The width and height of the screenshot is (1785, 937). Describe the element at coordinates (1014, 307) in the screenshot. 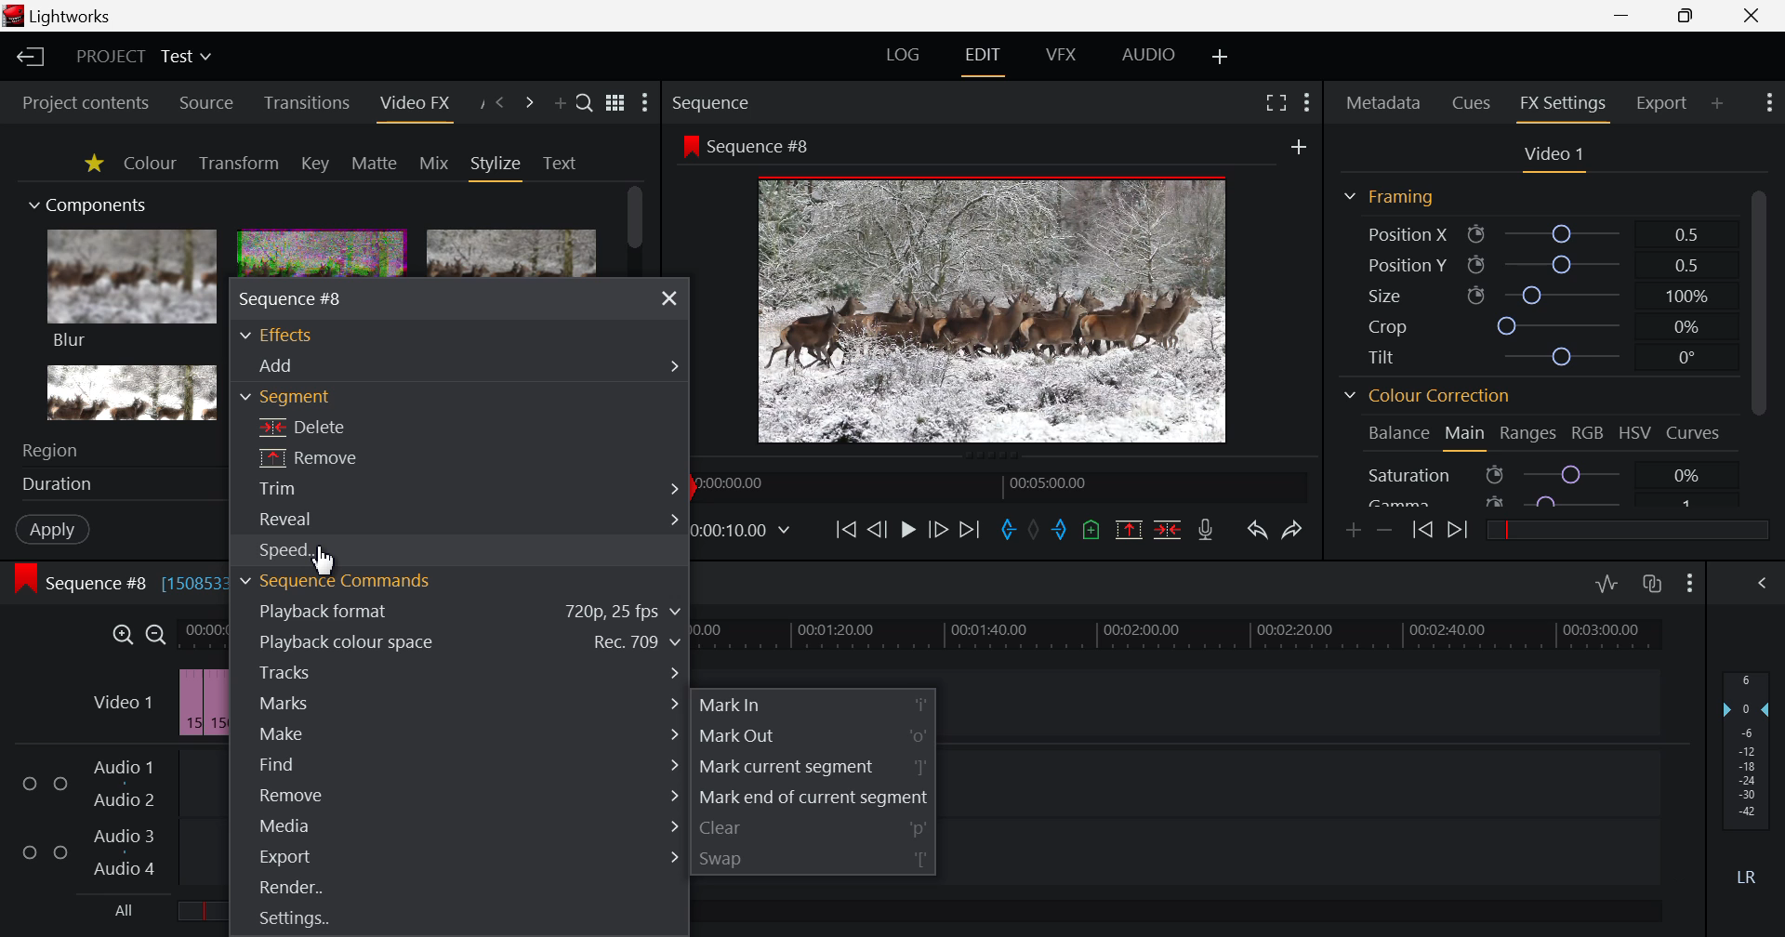

I see `Preview at Stop` at that location.